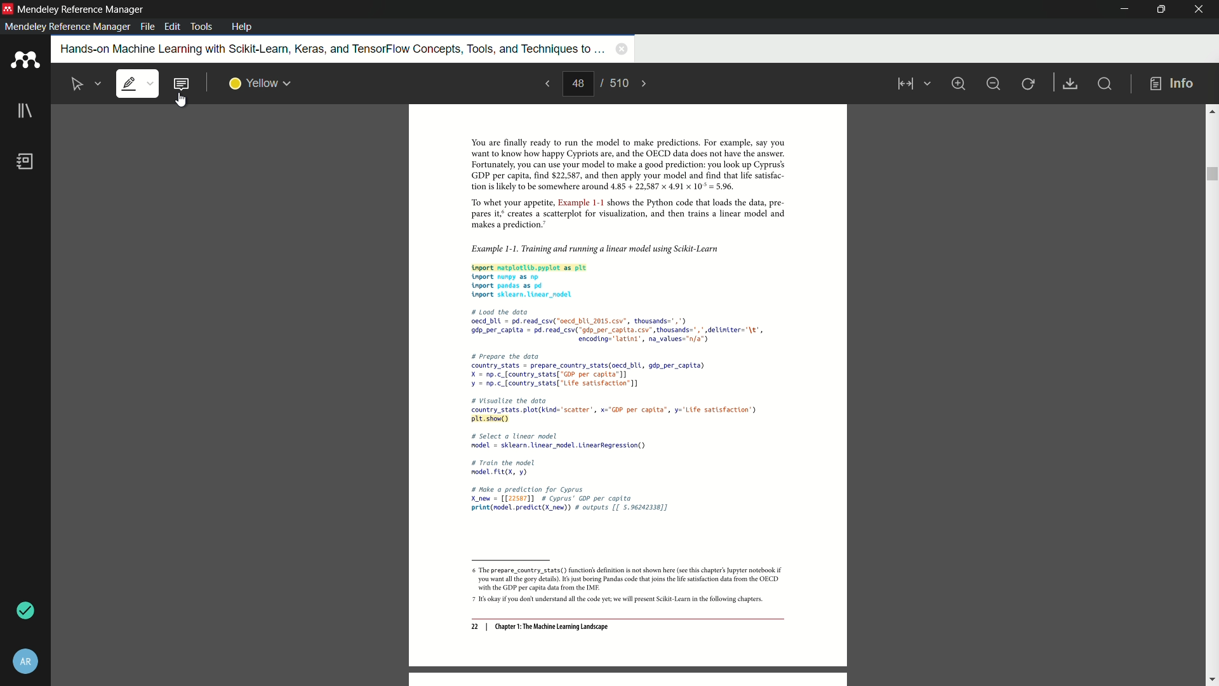  I want to click on book name, so click(330, 50).